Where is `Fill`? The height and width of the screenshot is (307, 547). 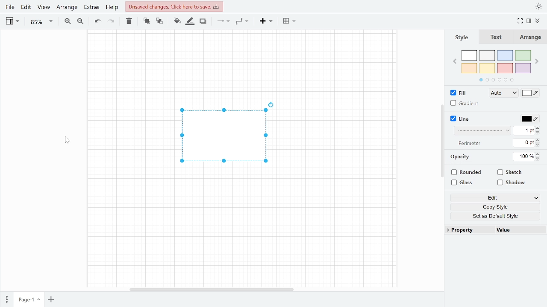 Fill is located at coordinates (459, 92).